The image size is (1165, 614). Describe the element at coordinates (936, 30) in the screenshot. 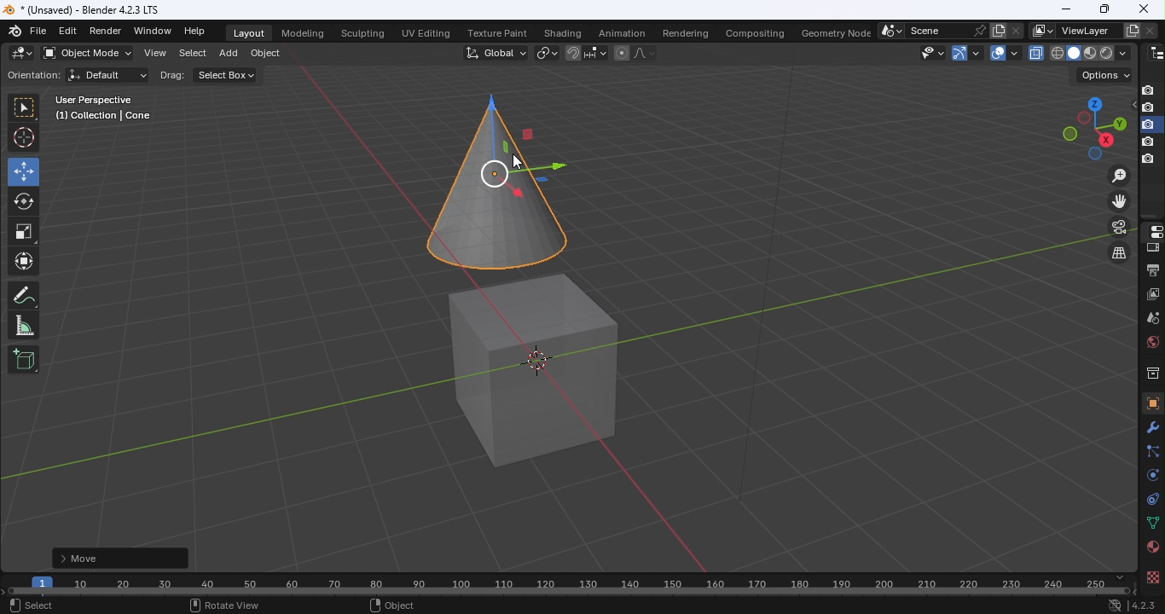

I see `Name` at that location.